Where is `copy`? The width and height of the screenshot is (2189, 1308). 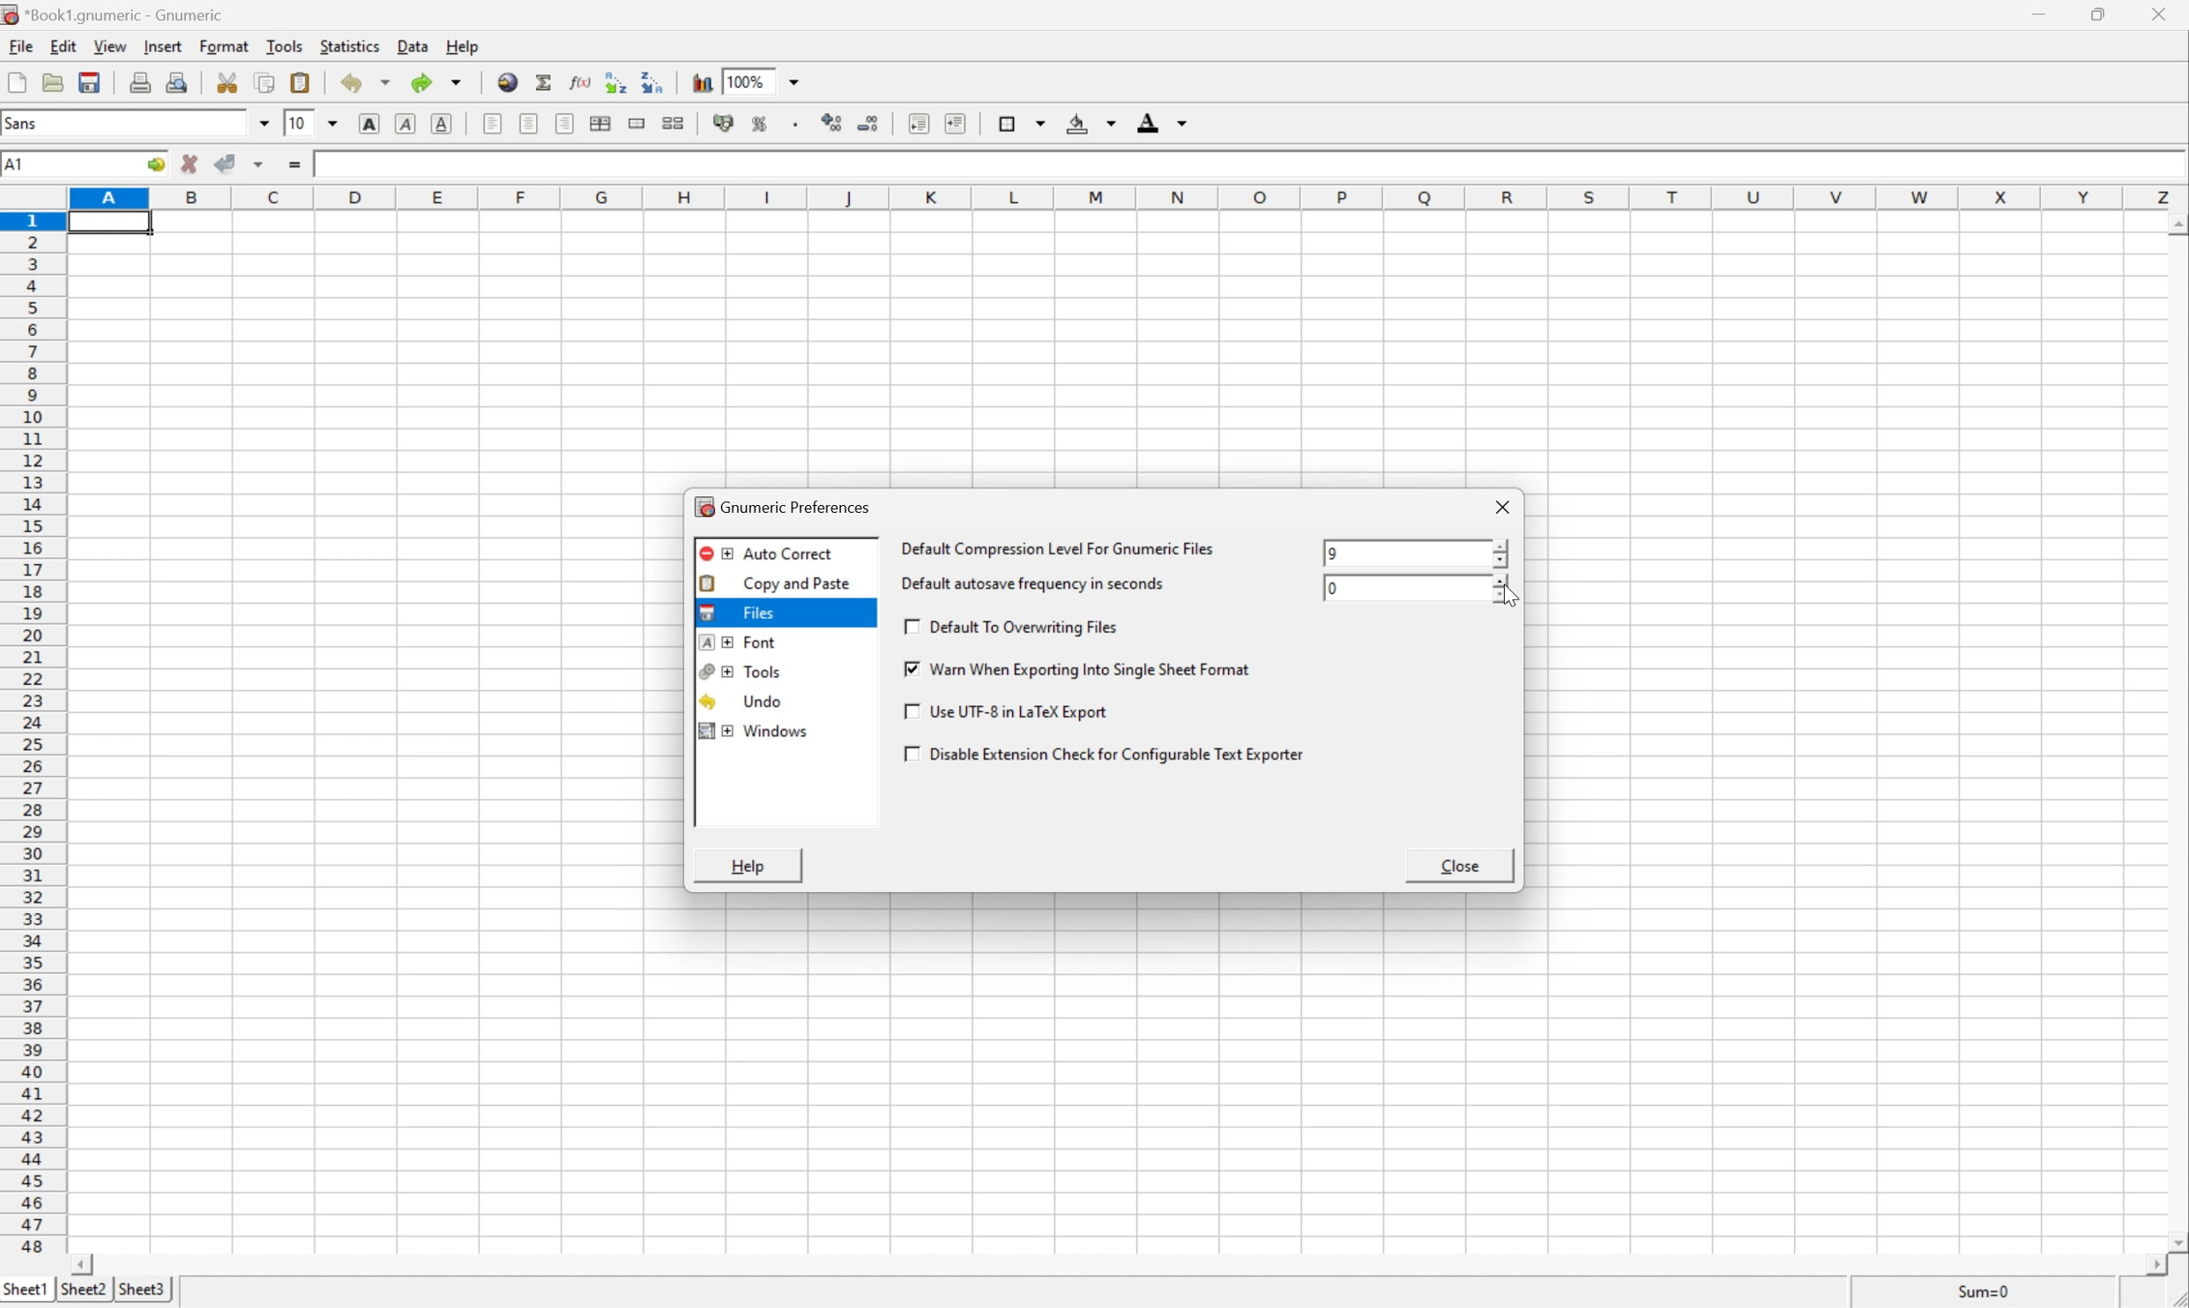 copy is located at coordinates (263, 80).